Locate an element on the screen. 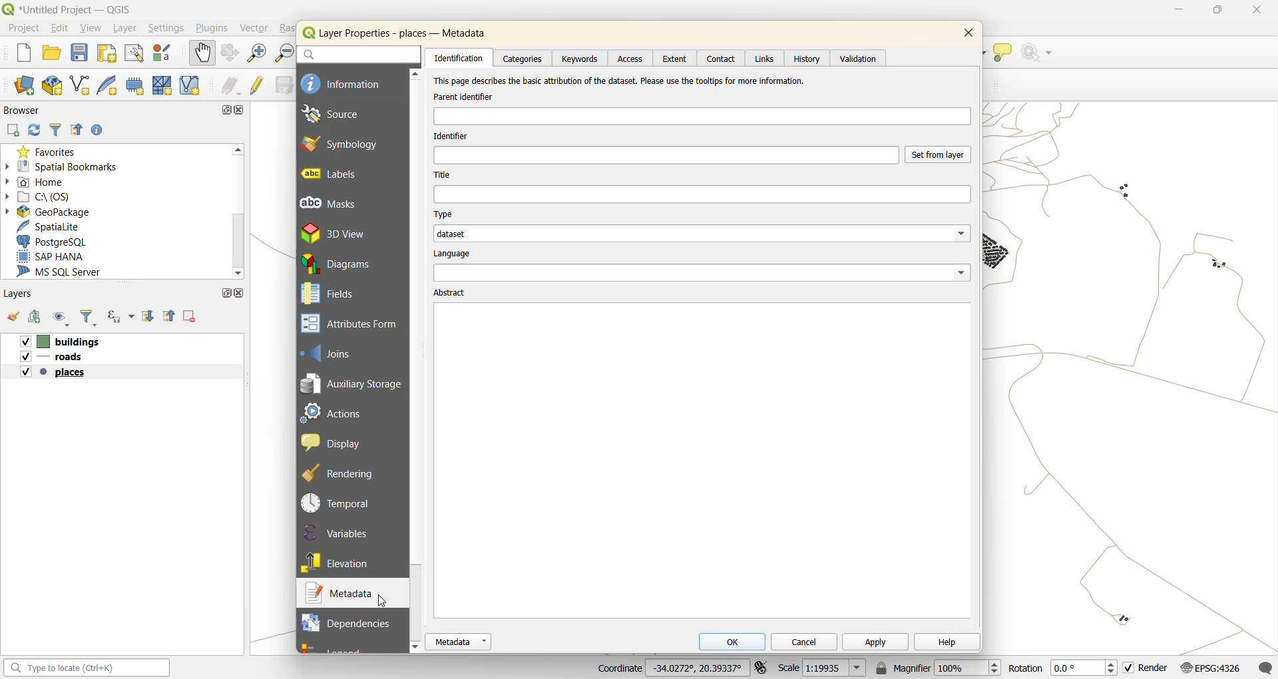 This screenshot has width=1278, height=679. language is located at coordinates (459, 253).